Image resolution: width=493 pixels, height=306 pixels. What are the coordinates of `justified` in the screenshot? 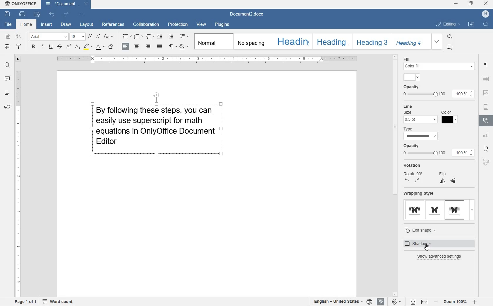 It's located at (161, 46).